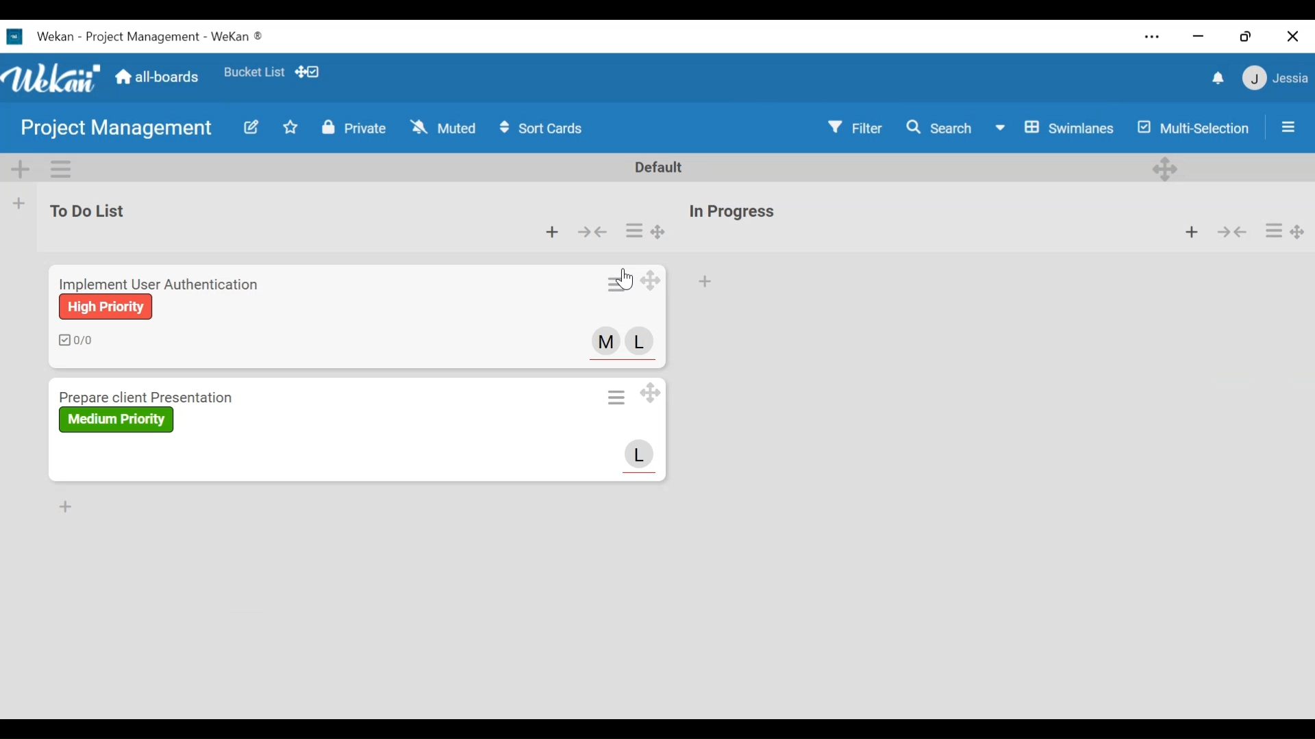 The image size is (1315, 739). I want to click on Board Title, so click(150, 36).